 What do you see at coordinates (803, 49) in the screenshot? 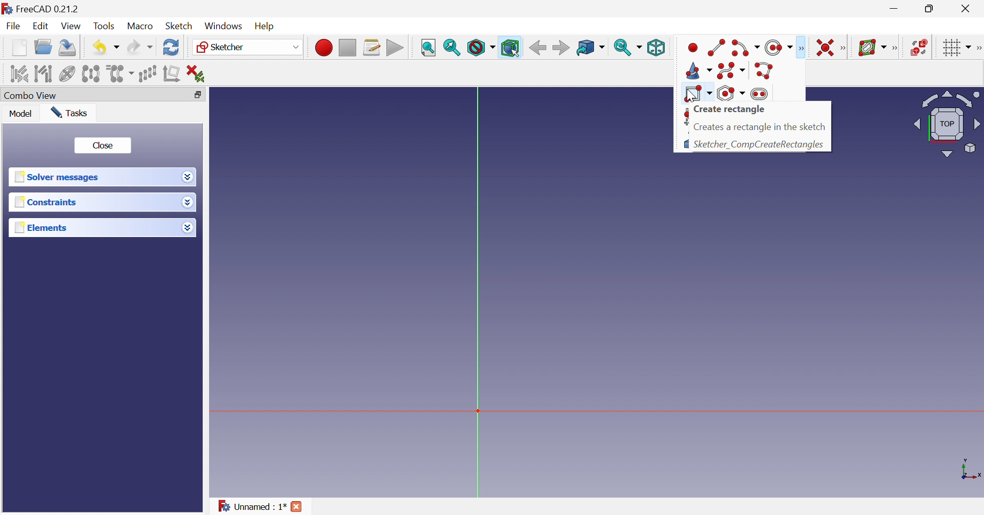
I see `Sketcher geometries` at bounding box center [803, 49].